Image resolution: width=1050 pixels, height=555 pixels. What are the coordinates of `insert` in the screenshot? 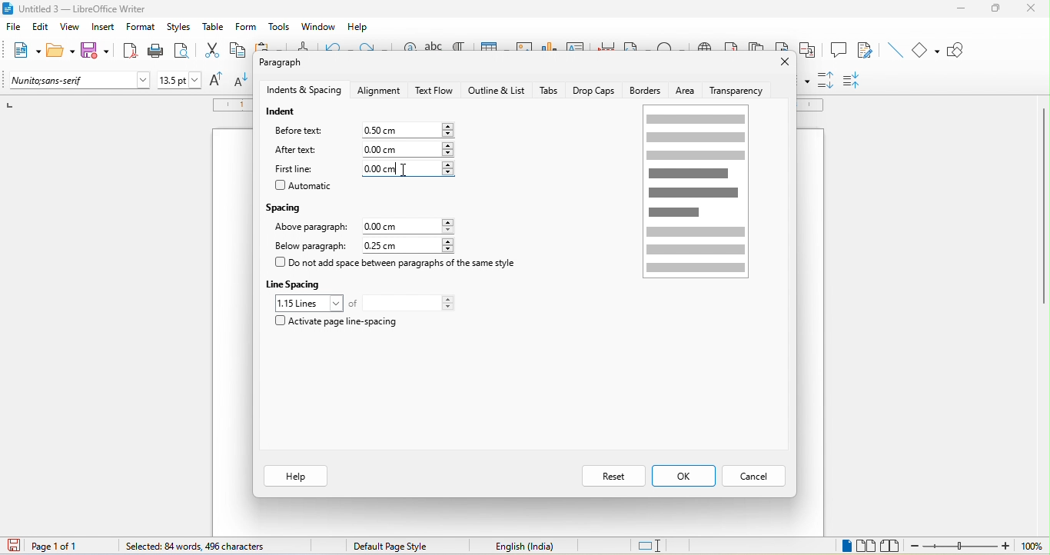 It's located at (103, 28).